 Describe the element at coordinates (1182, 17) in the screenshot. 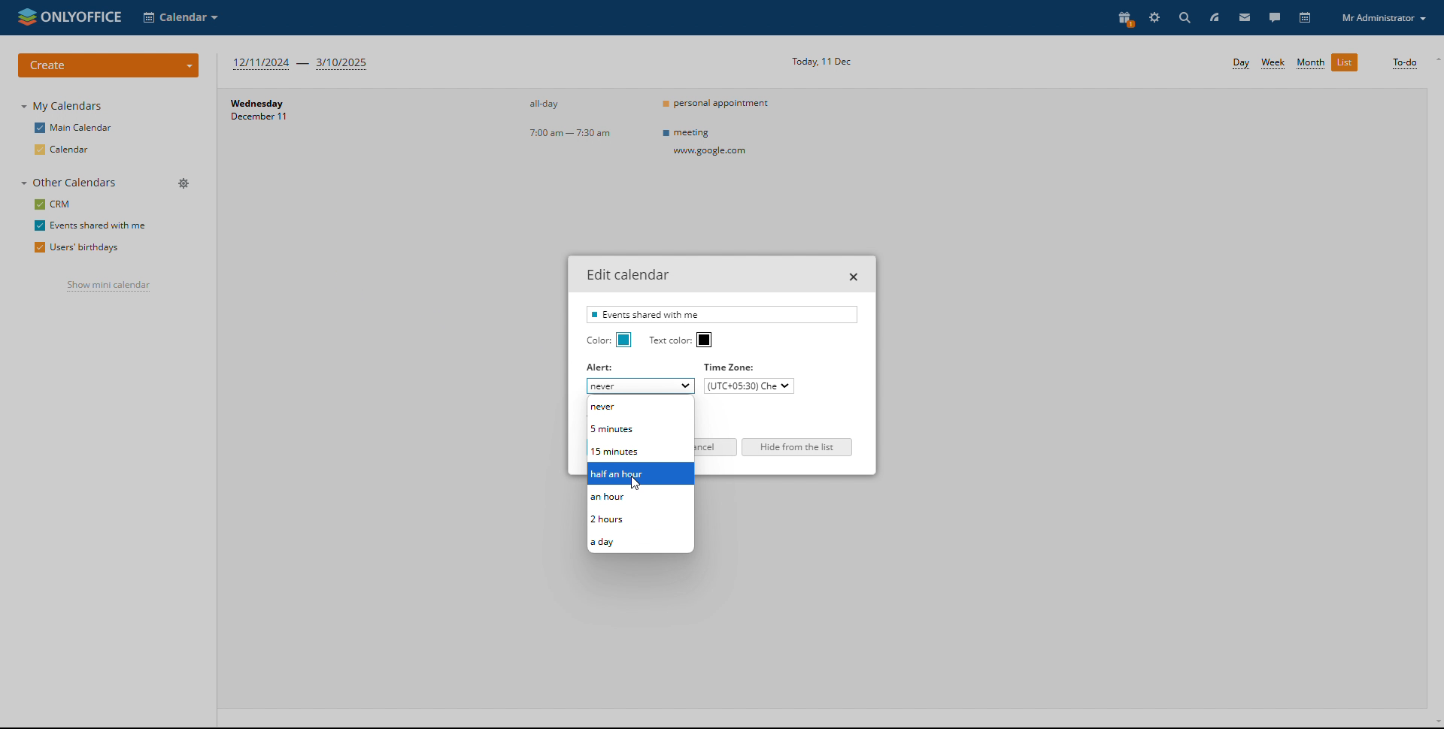

I see `search` at that location.